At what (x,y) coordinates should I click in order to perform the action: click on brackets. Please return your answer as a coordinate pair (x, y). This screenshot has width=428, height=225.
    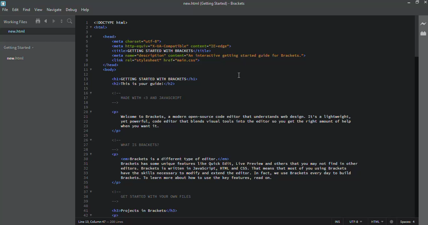
    Looking at the image, I should click on (213, 3).